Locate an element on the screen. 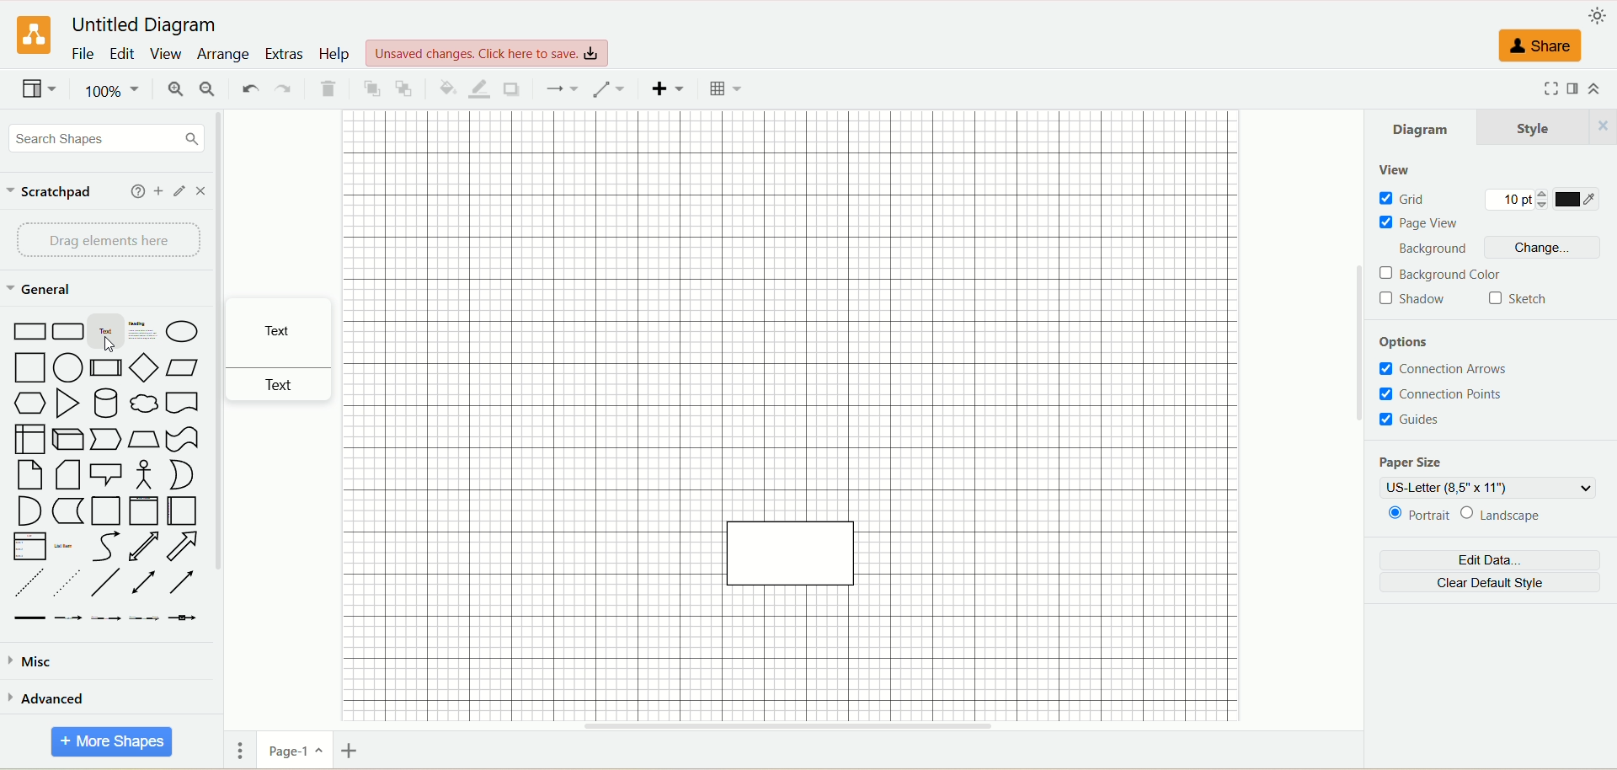  diamond is located at coordinates (144, 367).